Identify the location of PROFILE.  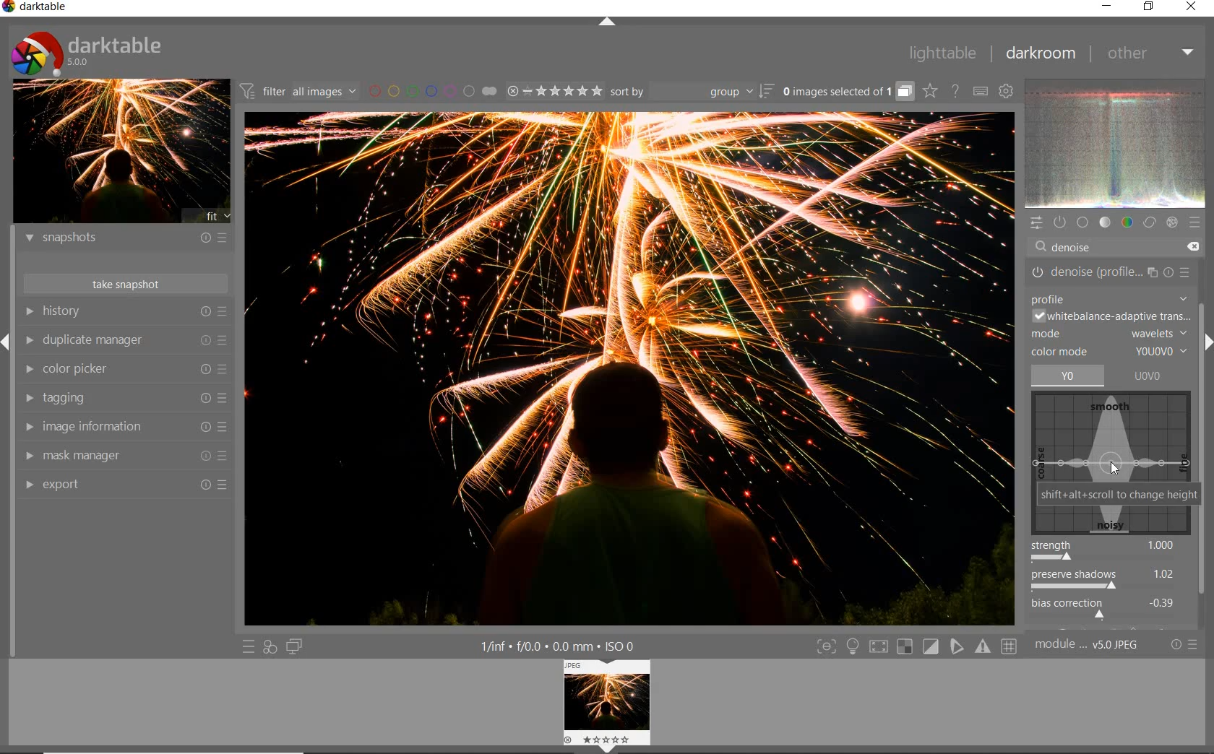
(1111, 298).